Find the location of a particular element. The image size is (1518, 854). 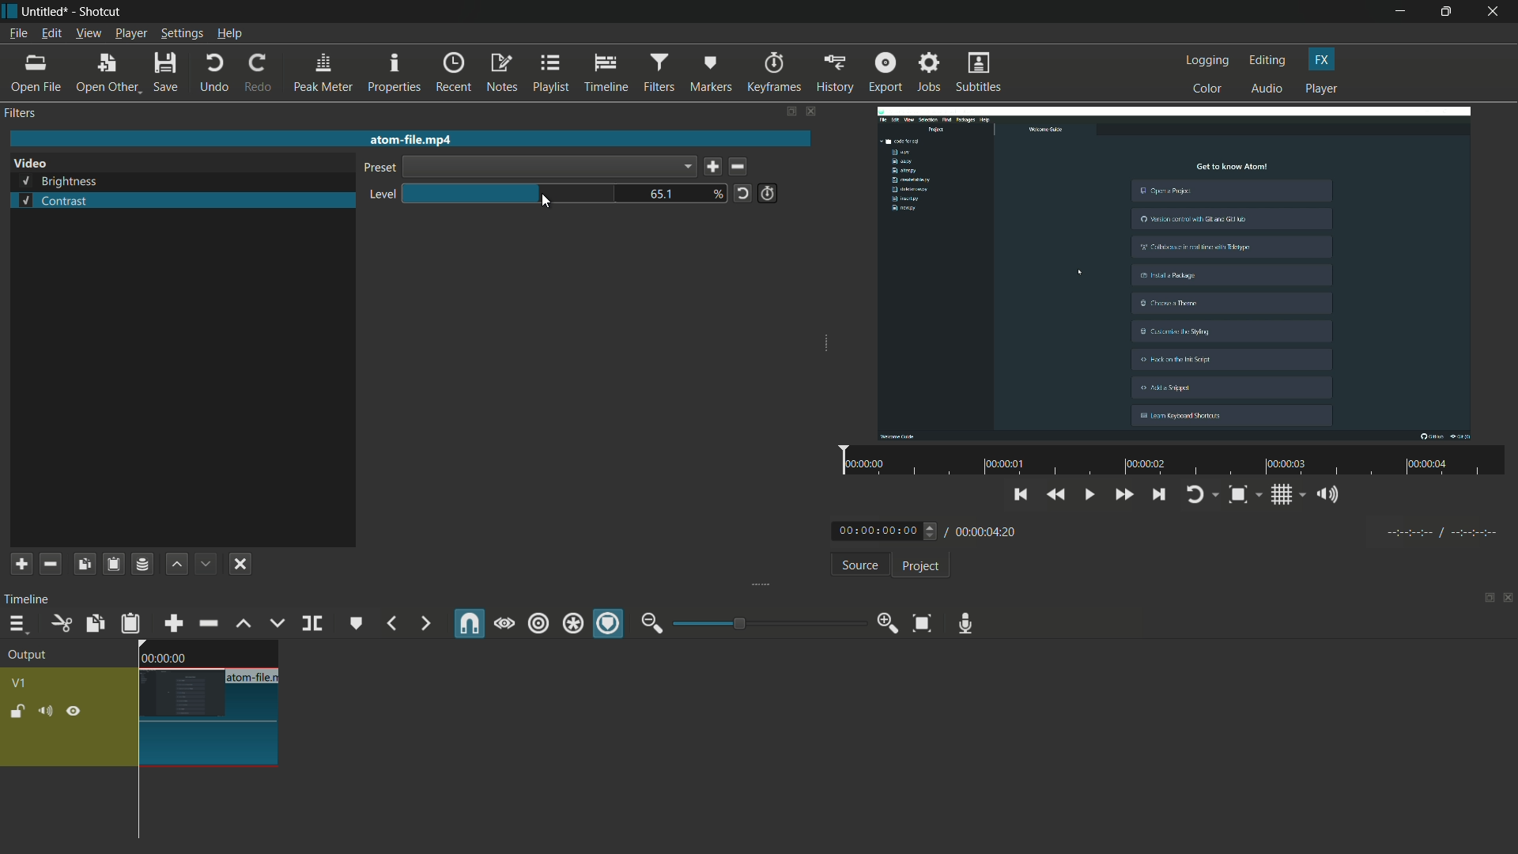

paste filters is located at coordinates (112, 564).